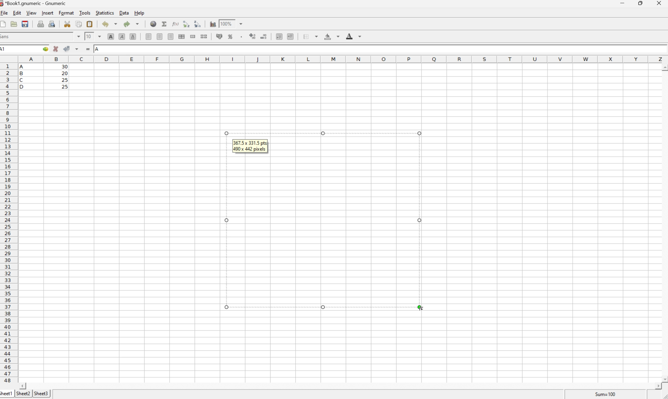 The width and height of the screenshot is (668, 399). What do you see at coordinates (231, 38) in the screenshot?
I see `Format selection as percentage` at bounding box center [231, 38].